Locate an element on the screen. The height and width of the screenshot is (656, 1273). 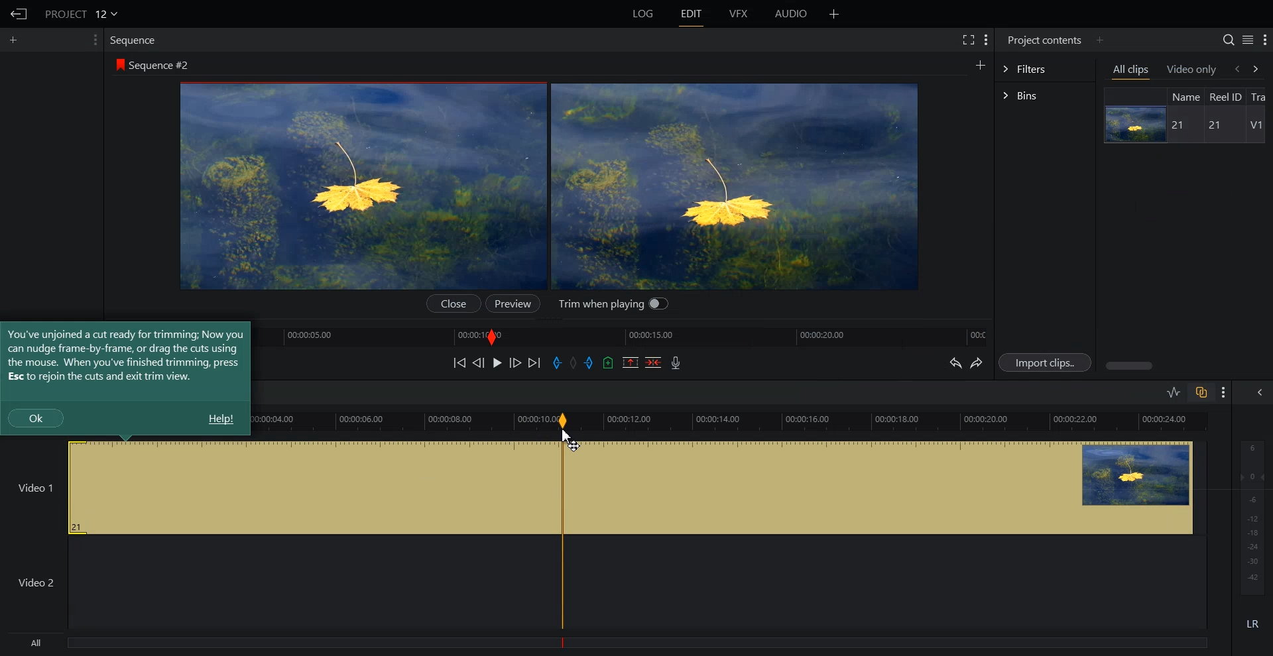
Move Forward is located at coordinates (534, 362).